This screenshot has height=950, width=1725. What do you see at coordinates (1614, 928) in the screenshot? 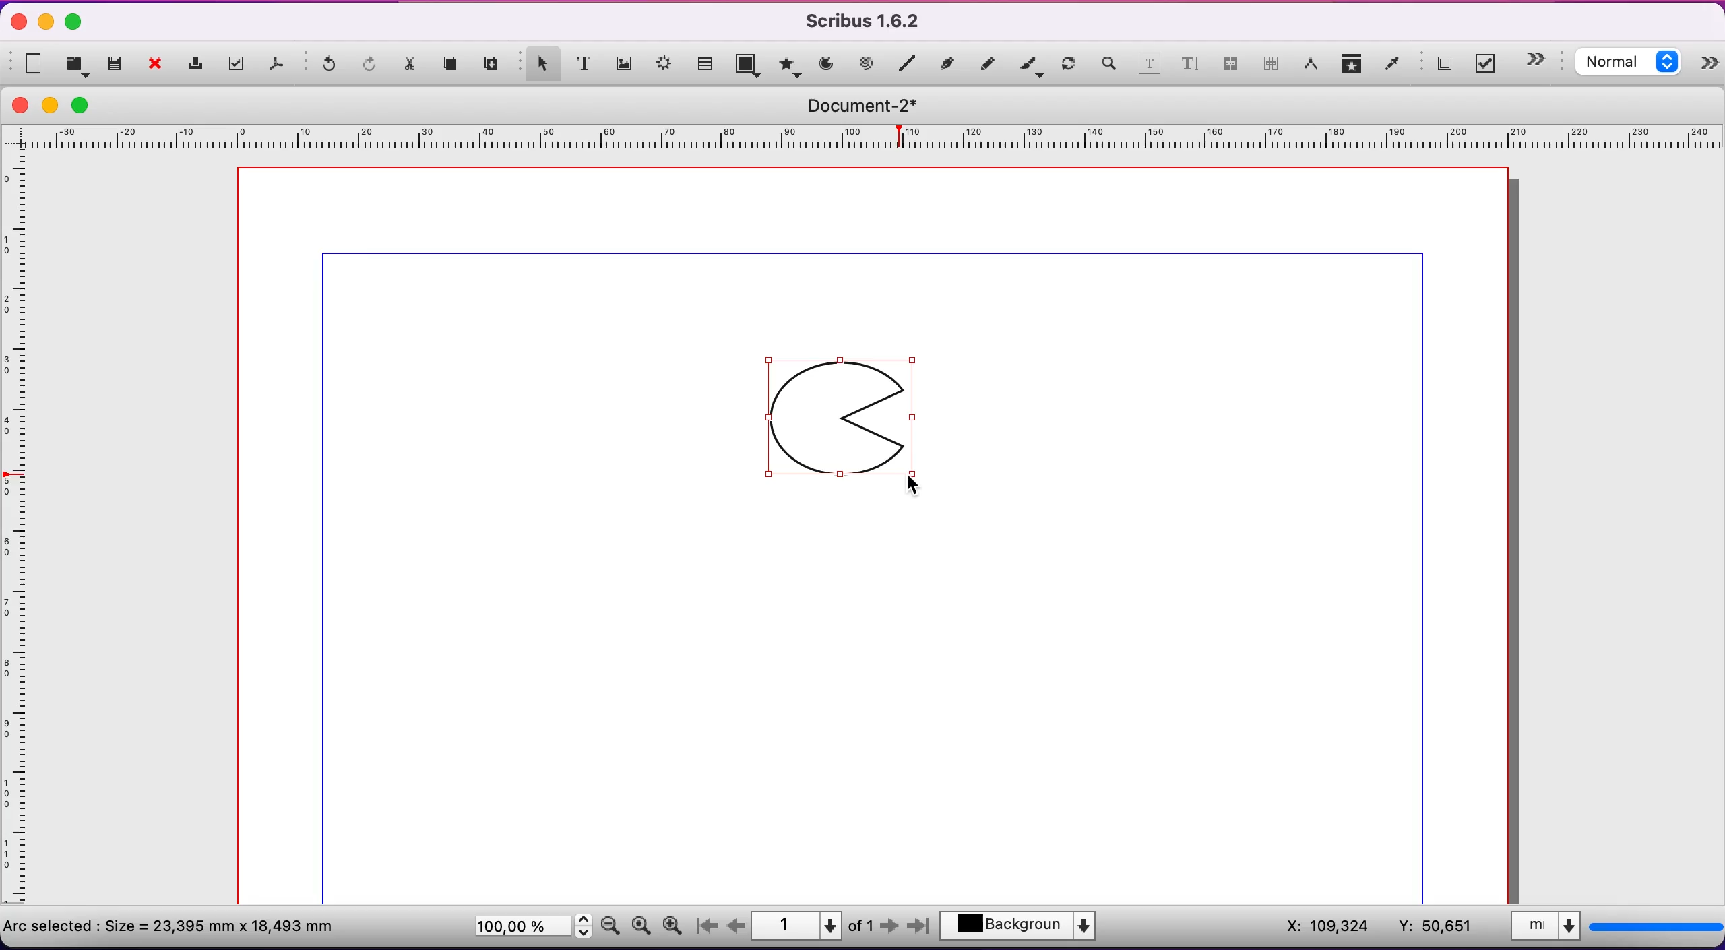
I see `measurement selected` at bounding box center [1614, 928].